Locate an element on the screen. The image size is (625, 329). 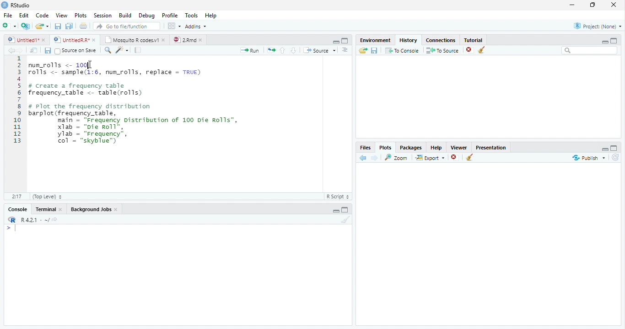
Session is located at coordinates (103, 15).